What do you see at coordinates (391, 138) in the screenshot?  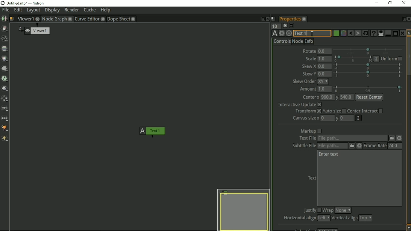 I see `File` at bounding box center [391, 138].